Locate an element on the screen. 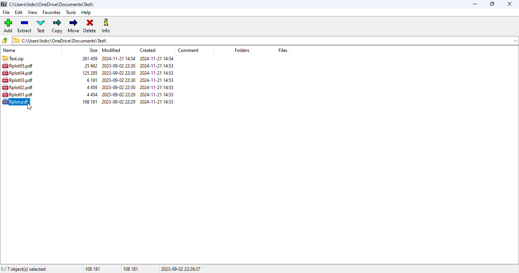 Image resolution: width=519 pixels, height=273 pixels. 1/7 object(s) selected is located at coordinates (24, 269).